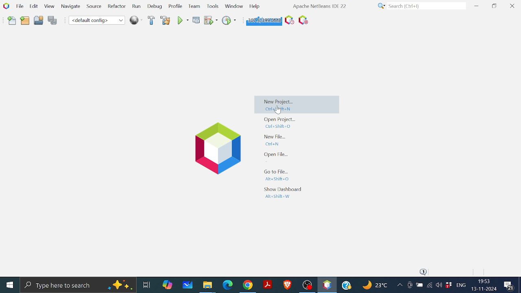  Describe the element at coordinates (303, 20) in the screenshot. I see `Stop Background Task` at that location.